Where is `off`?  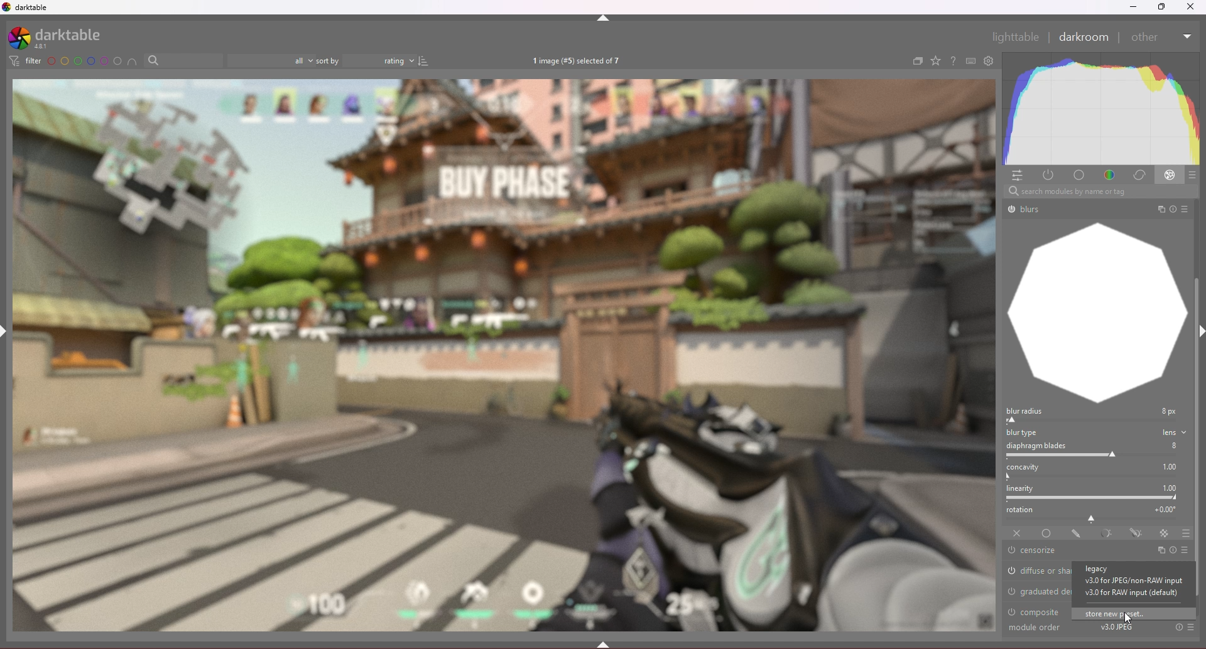
off is located at coordinates (1017, 534).